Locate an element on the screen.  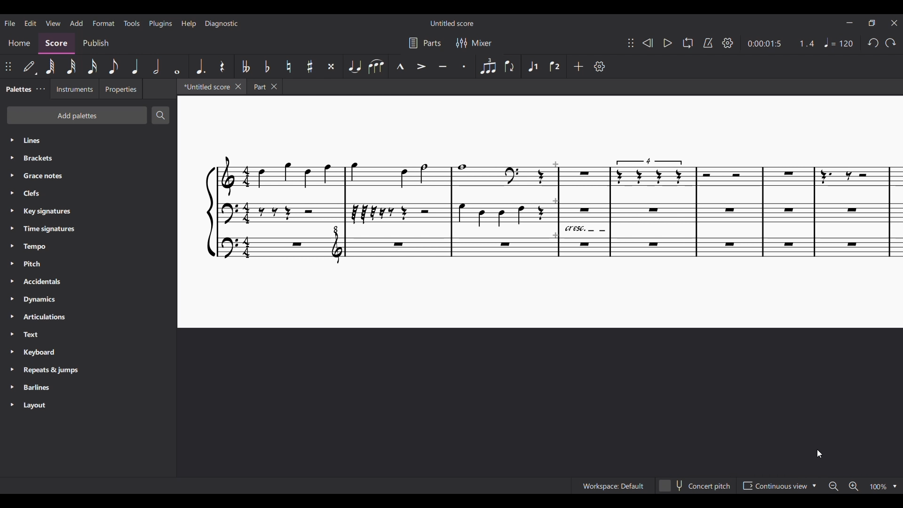
Augmentation dot is located at coordinates (200, 66).